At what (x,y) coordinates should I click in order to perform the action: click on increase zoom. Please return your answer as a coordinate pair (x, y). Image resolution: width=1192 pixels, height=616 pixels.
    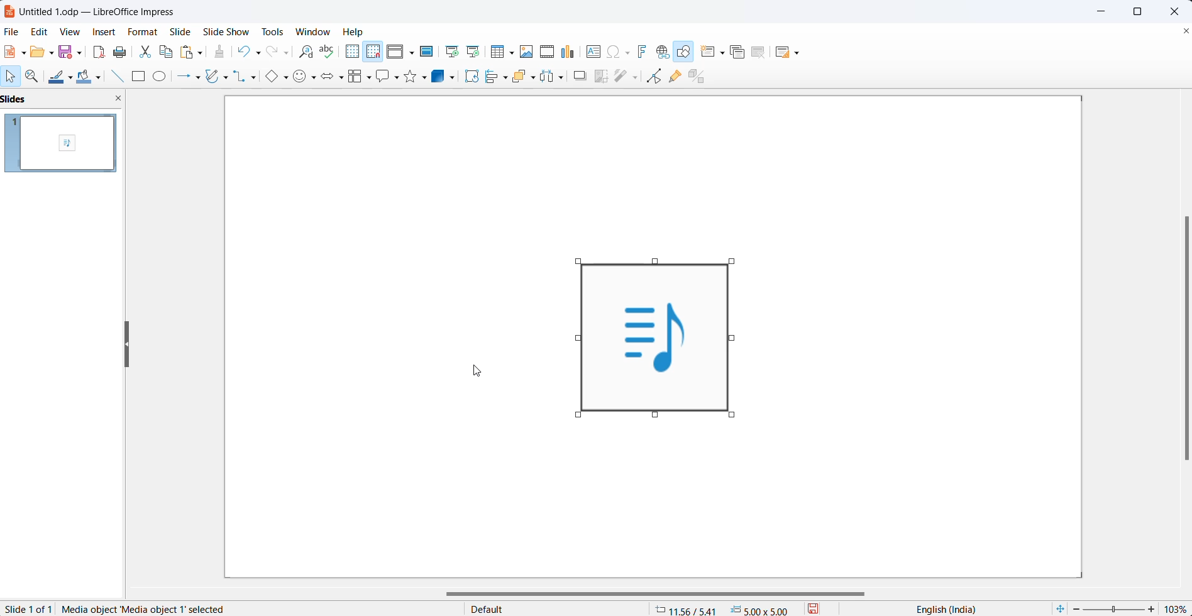
    Looking at the image, I should click on (1152, 608).